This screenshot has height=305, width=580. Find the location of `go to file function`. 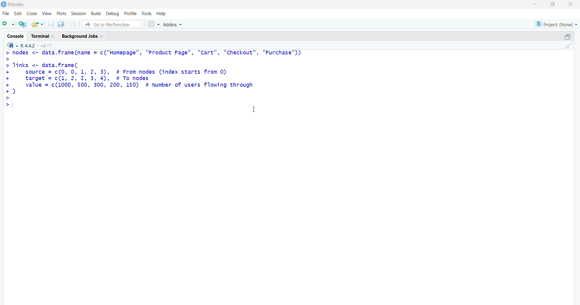

go to file function is located at coordinates (112, 24).